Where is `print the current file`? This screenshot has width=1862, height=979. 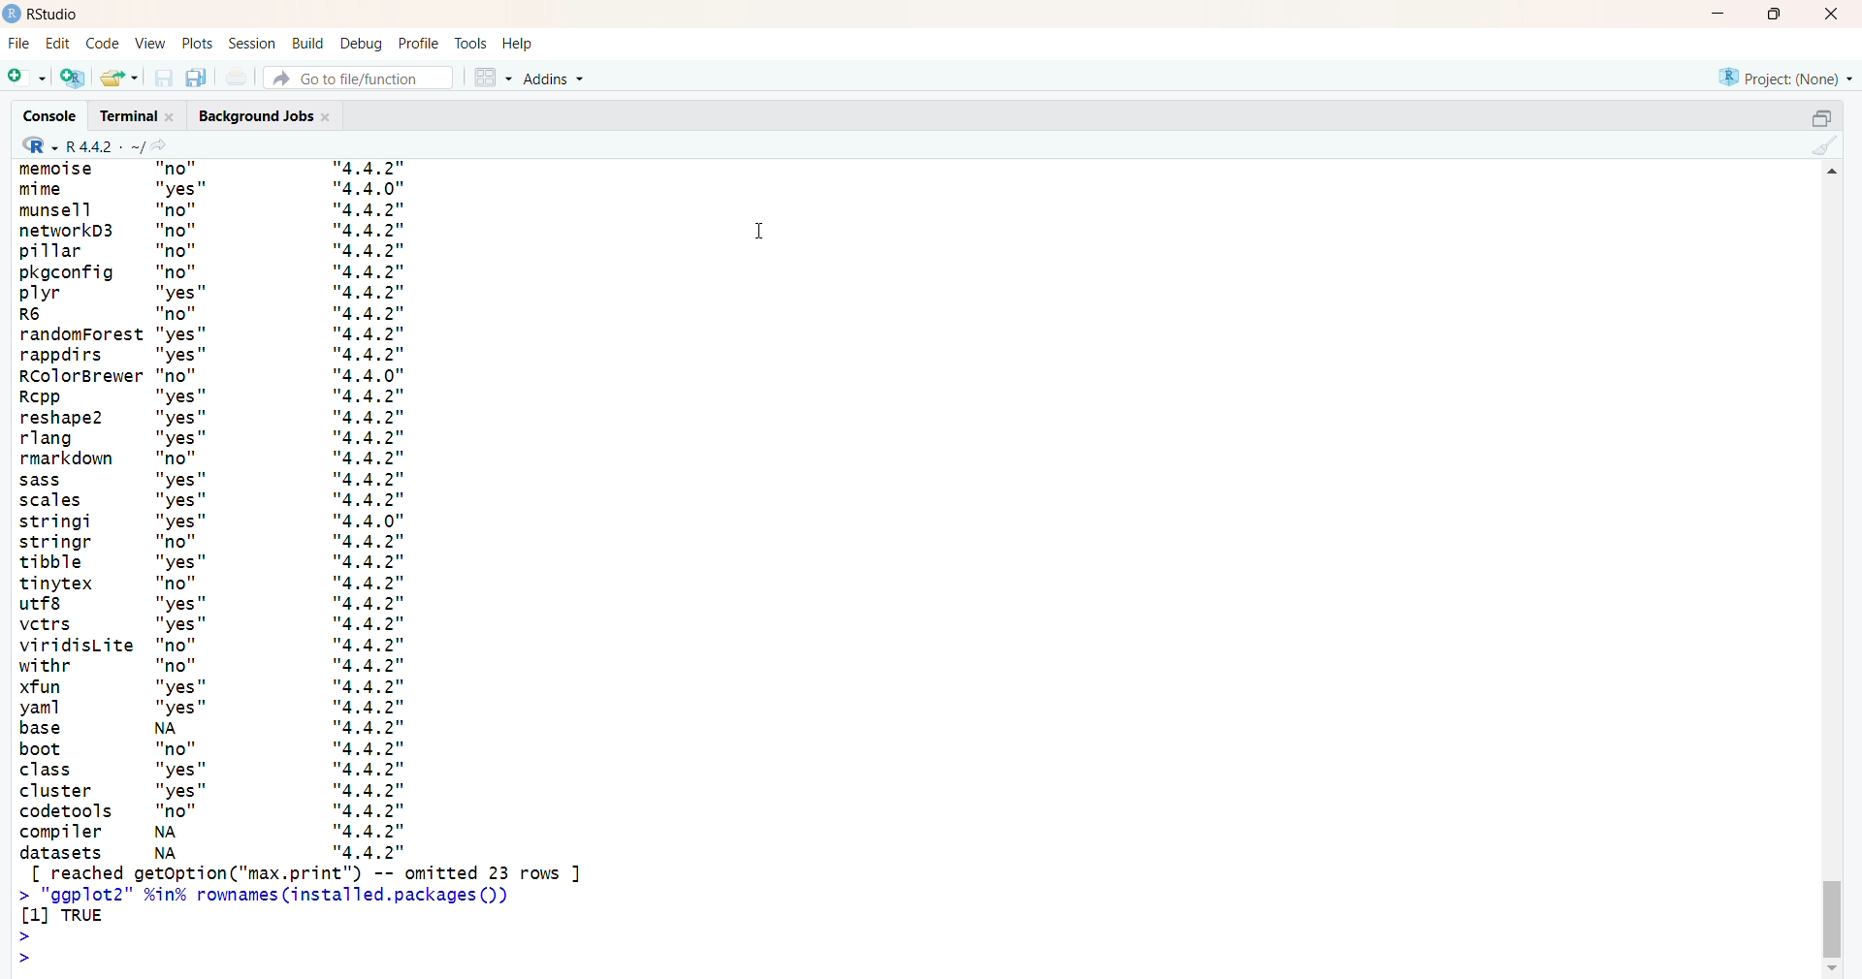 print the current file is located at coordinates (238, 79).